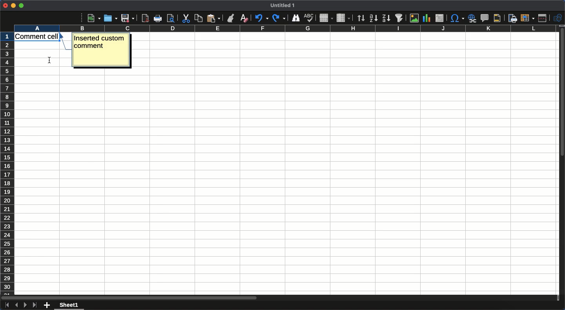 This screenshot has width=565, height=310. What do you see at coordinates (26, 305) in the screenshot?
I see `Next sheet` at bounding box center [26, 305].